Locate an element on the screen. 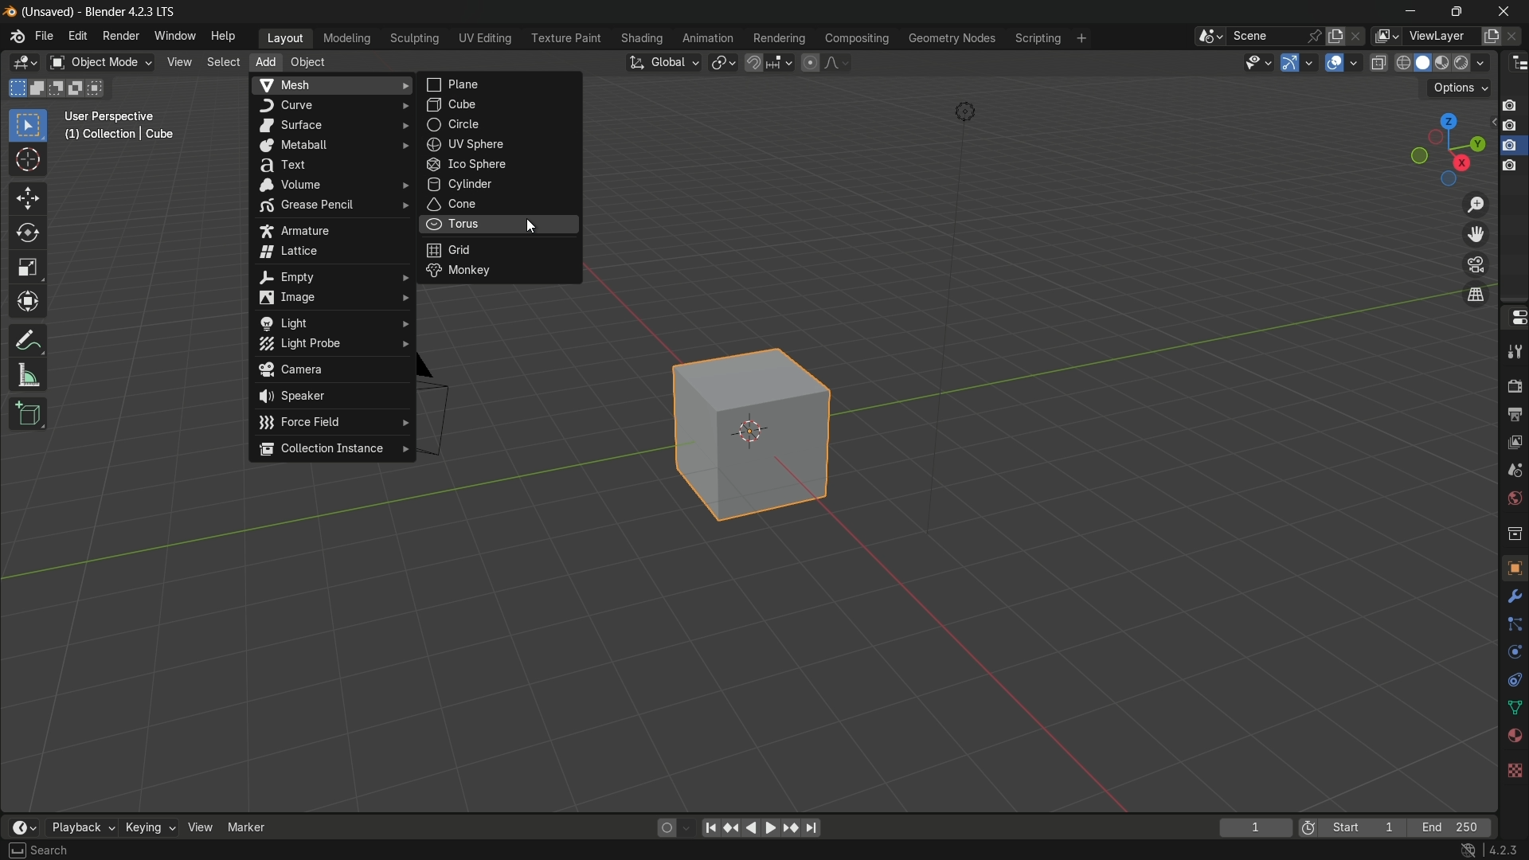 This screenshot has width=1529, height=860. view is located at coordinates (1514, 445).